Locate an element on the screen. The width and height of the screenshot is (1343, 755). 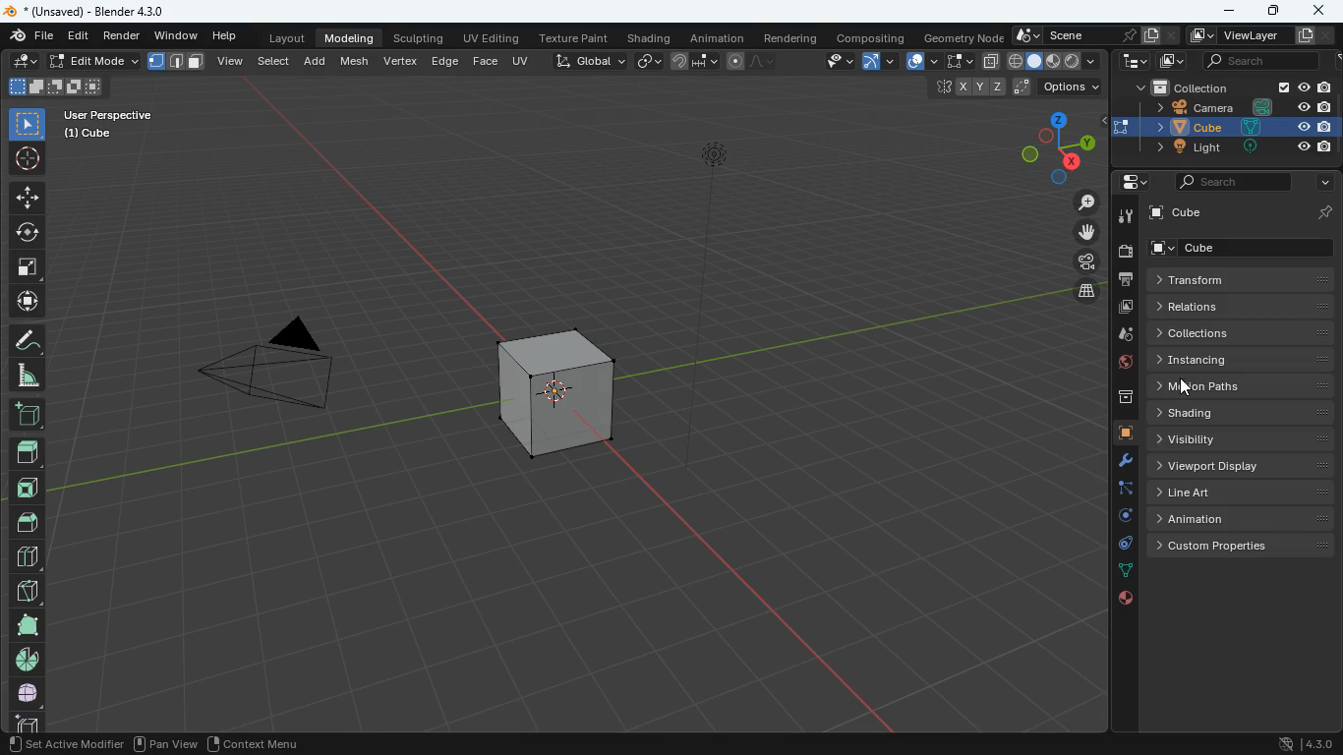
version is located at coordinates (1308, 745).